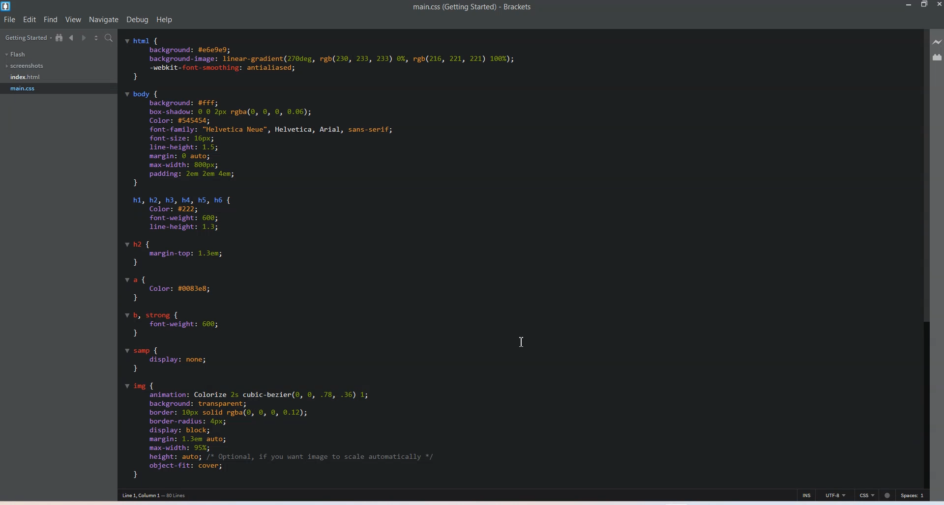 The image size is (944, 505). What do you see at coordinates (16, 55) in the screenshot?
I see `Flash` at bounding box center [16, 55].